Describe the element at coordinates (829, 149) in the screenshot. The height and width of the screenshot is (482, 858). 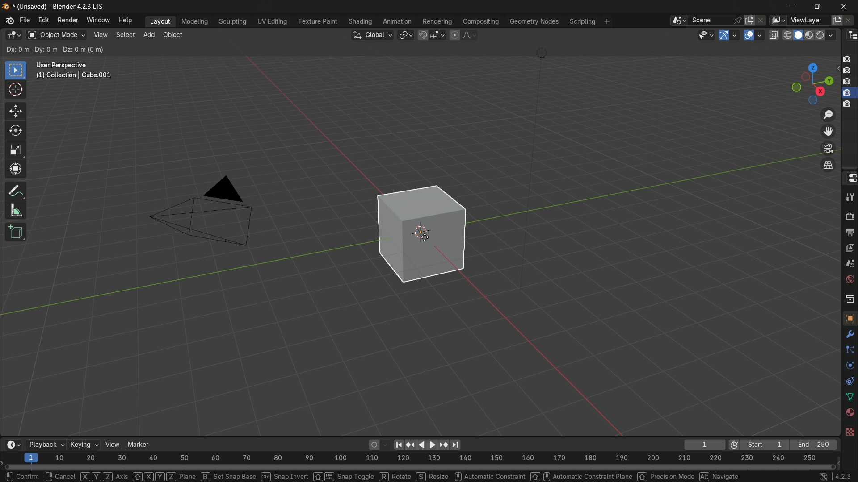
I see `toggle camera view` at that location.